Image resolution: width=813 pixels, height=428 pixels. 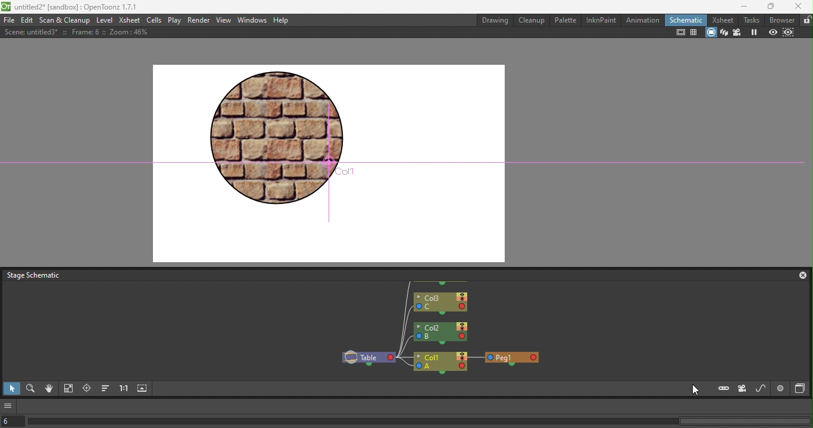 What do you see at coordinates (105, 21) in the screenshot?
I see `Level` at bounding box center [105, 21].